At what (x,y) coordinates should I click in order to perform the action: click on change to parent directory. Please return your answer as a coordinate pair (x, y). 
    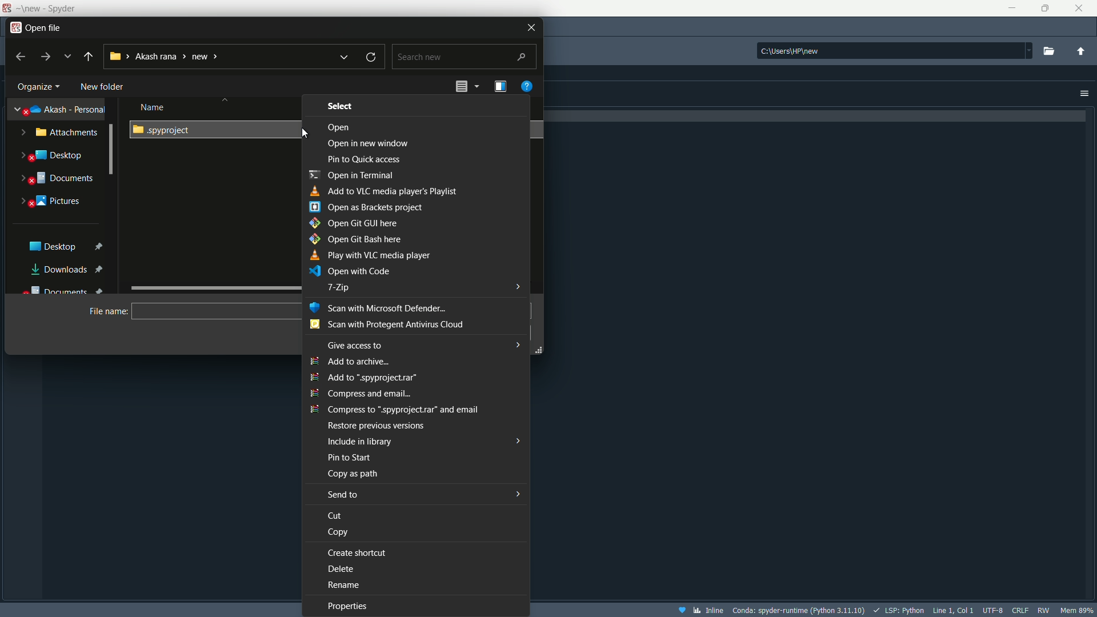
    Looking at the image, I should click on (1083, 50).